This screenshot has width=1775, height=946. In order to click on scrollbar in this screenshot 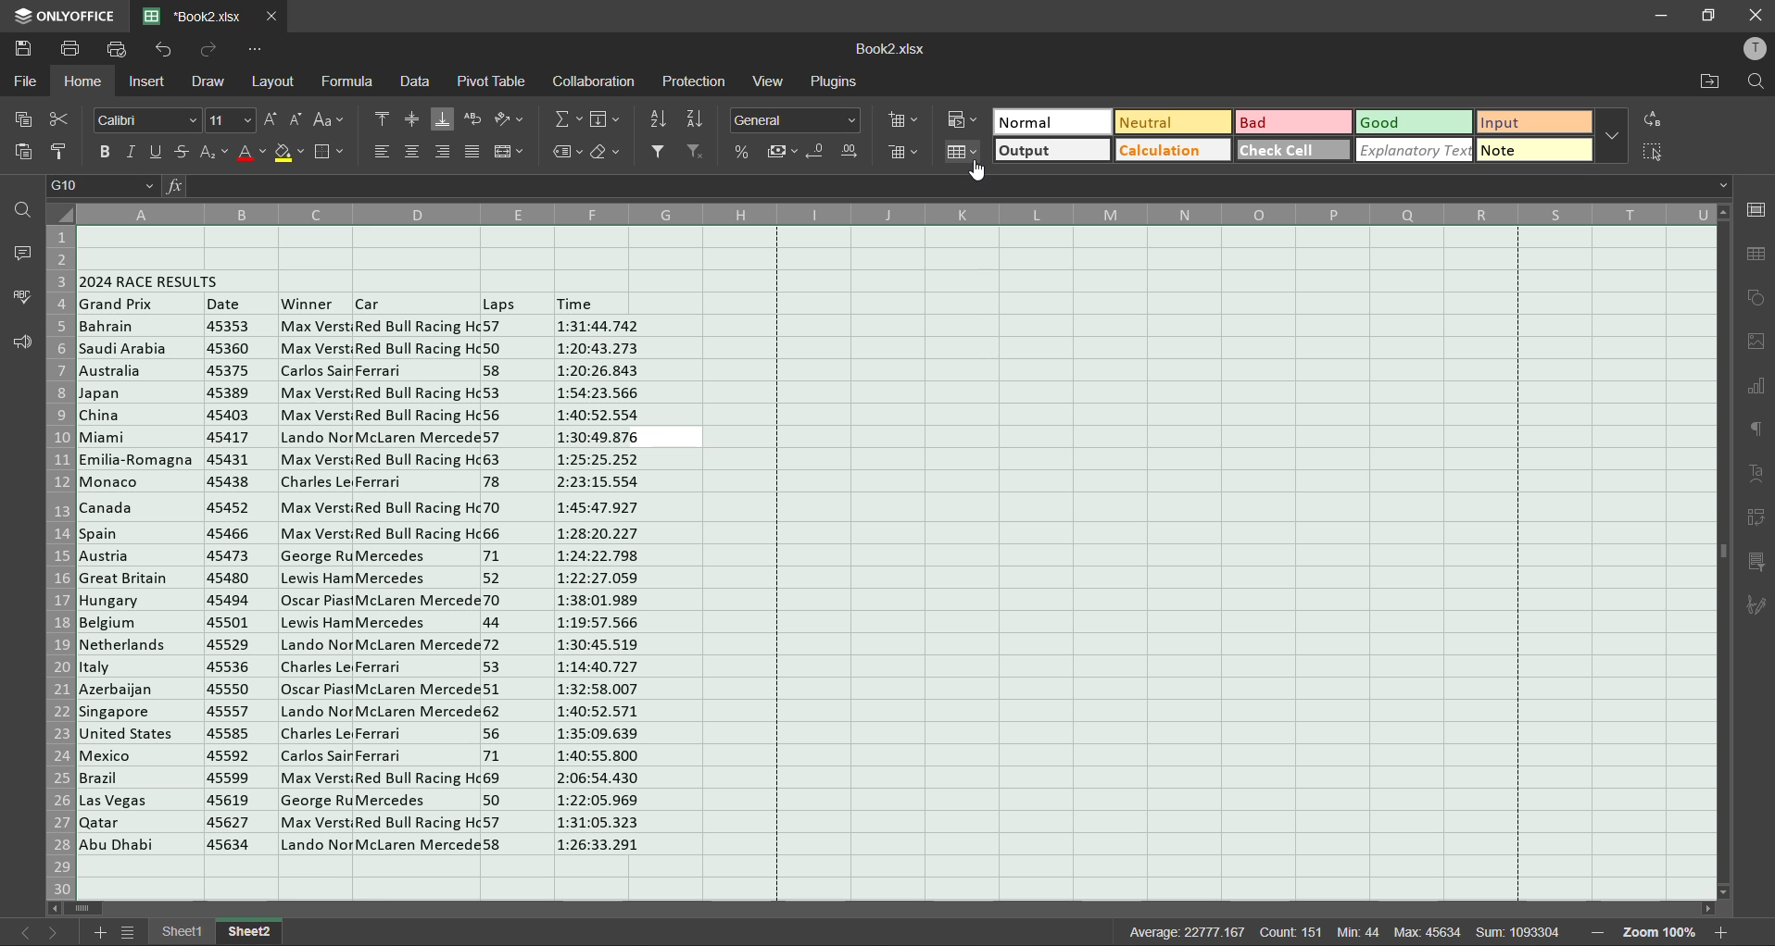, I will do `click(900, 909)`.